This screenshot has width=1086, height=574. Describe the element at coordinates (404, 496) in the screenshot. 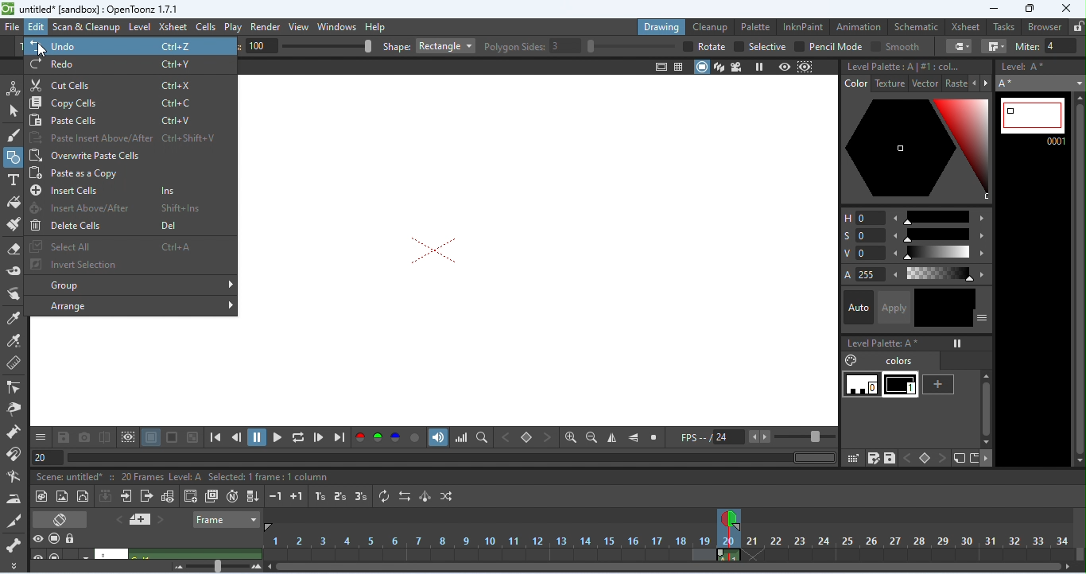

I see `reverse` at that location.